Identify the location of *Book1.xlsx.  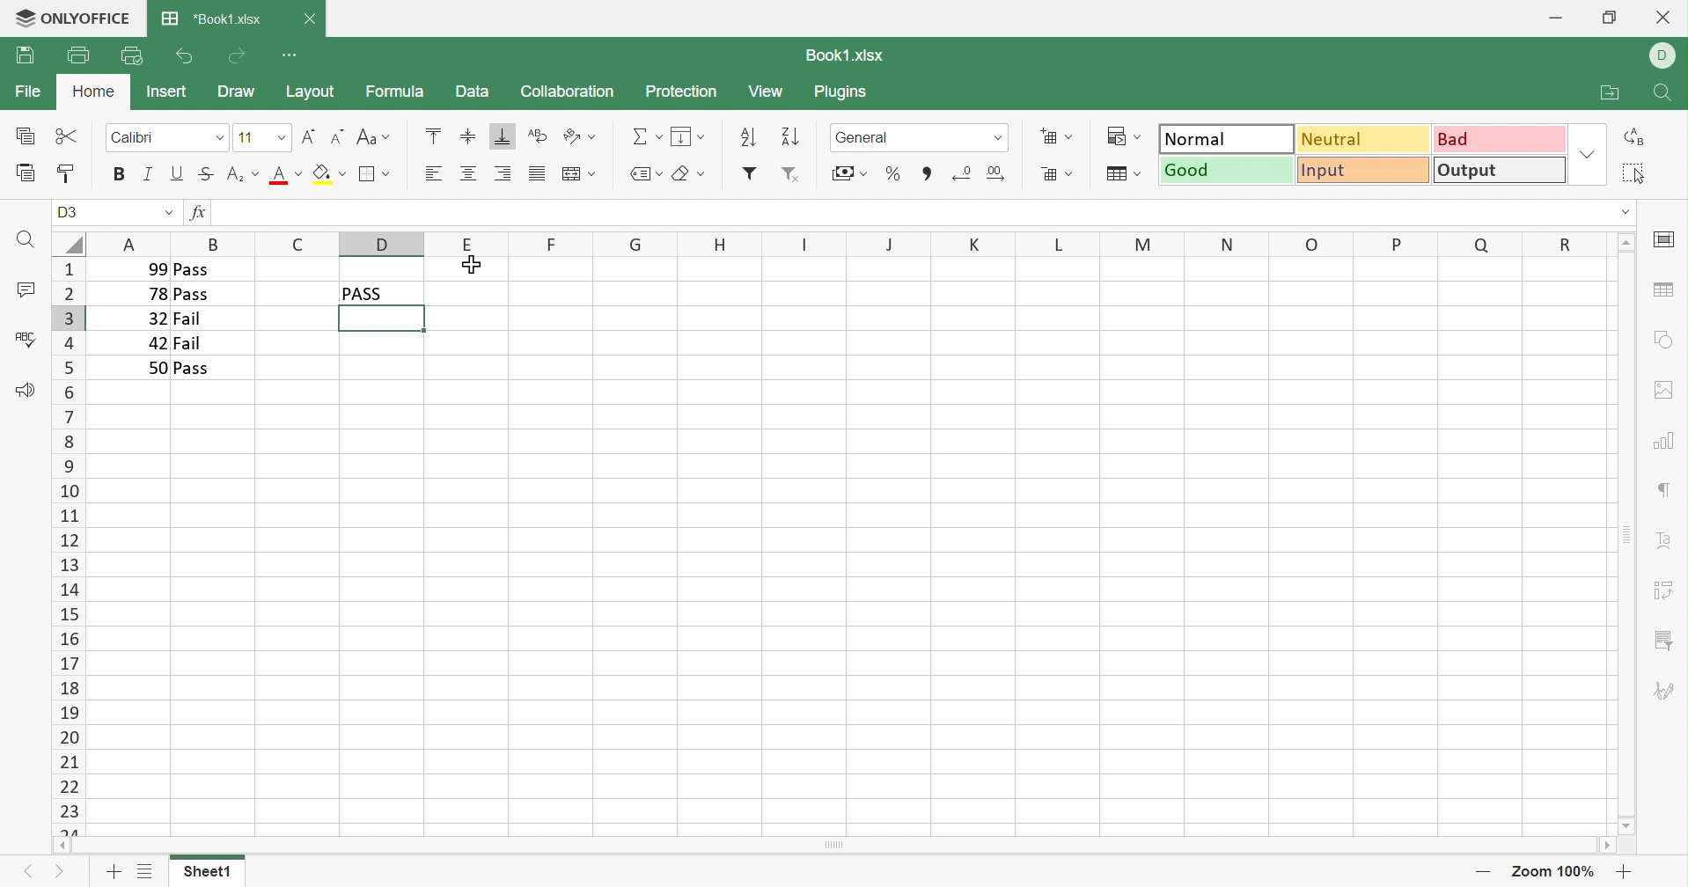
(211, 18).